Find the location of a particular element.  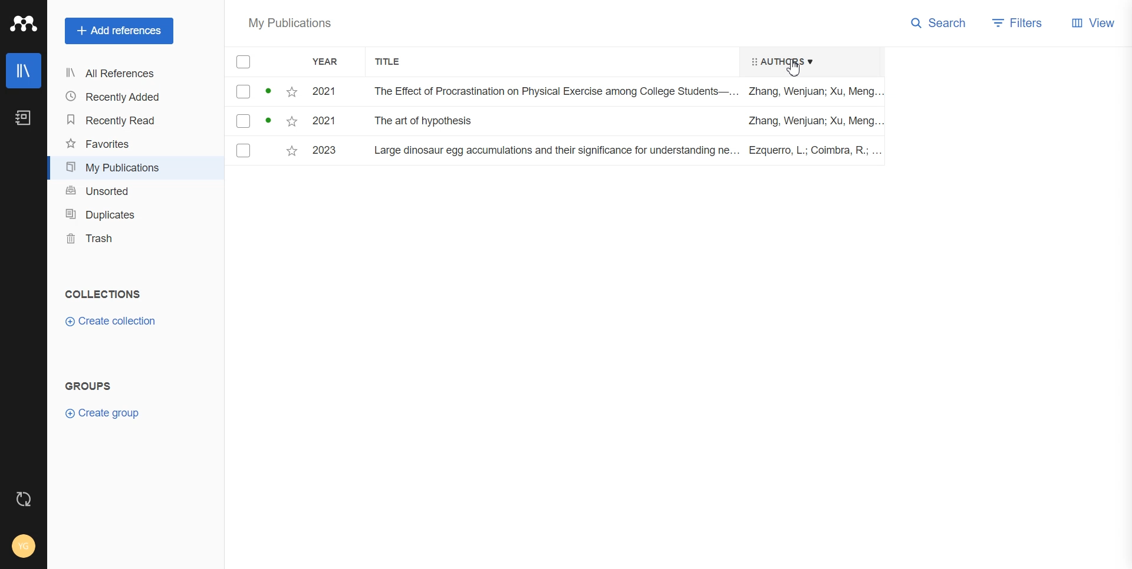

Library is located at coordinates (24, 70).